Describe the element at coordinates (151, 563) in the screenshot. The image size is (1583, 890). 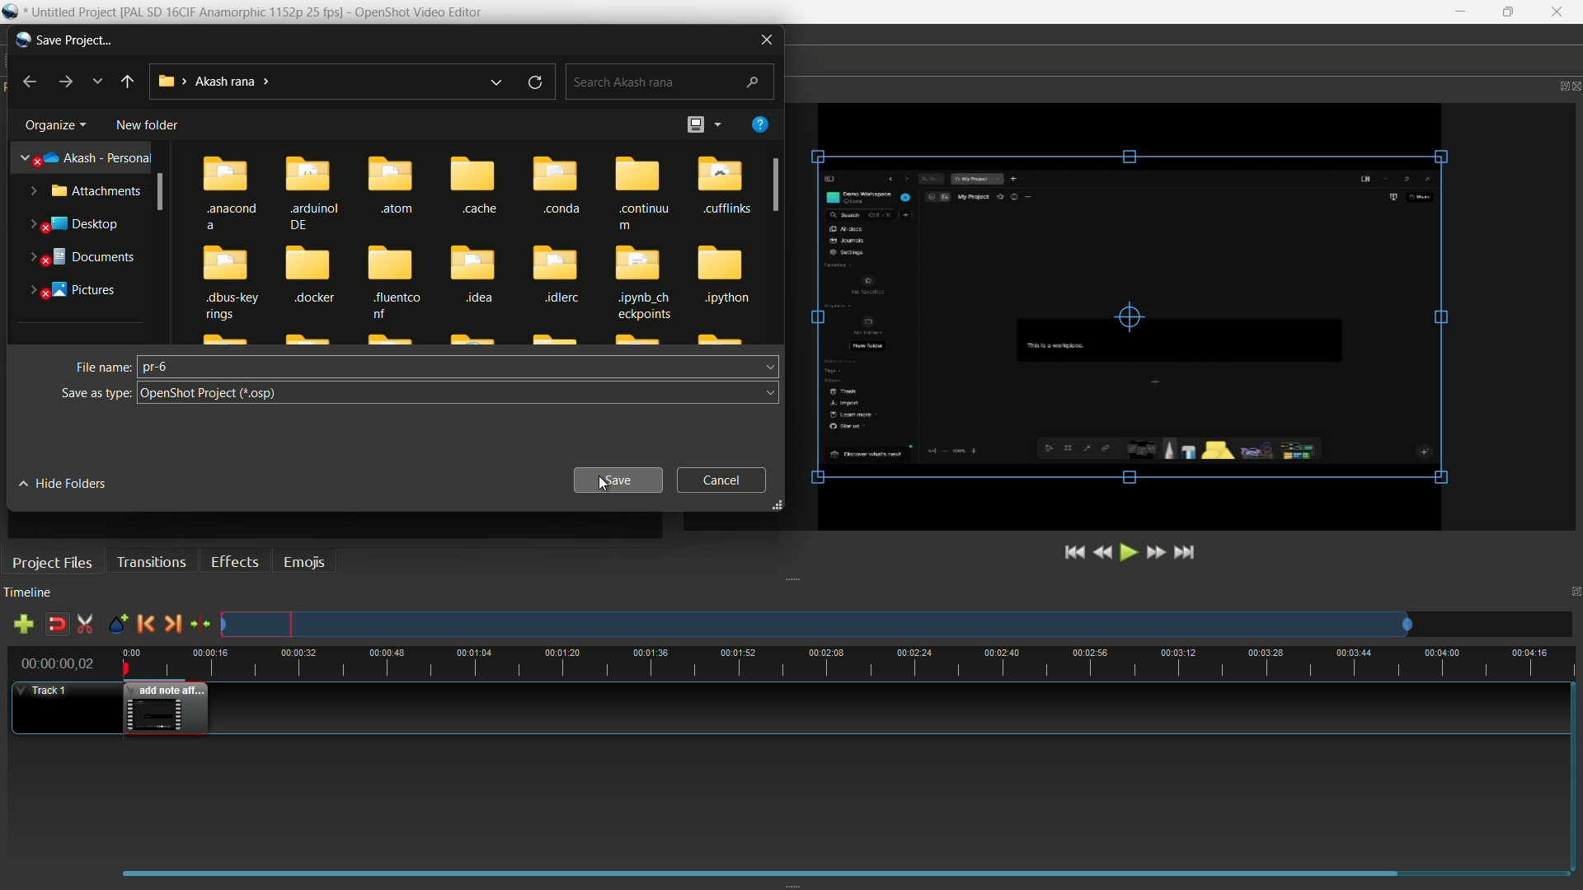
I see `transitions` at that location.